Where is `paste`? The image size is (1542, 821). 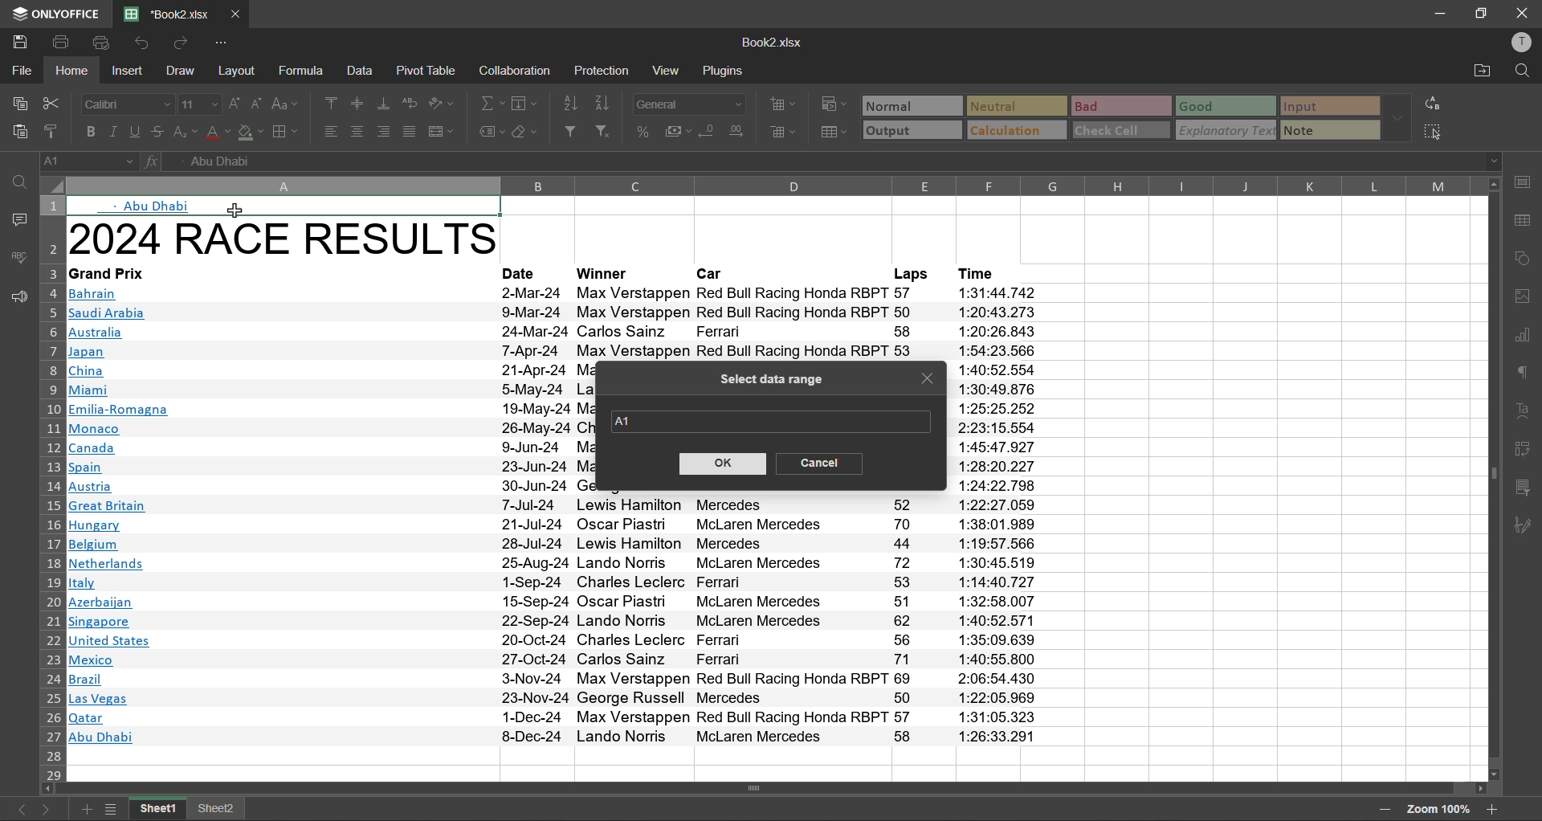 paste is located at coordinates (15, 130).